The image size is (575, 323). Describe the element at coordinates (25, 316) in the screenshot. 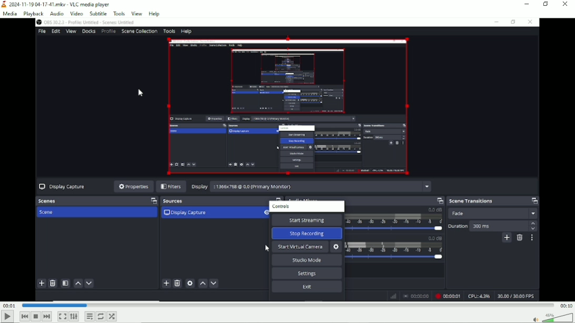

I see `Previous` at that location.